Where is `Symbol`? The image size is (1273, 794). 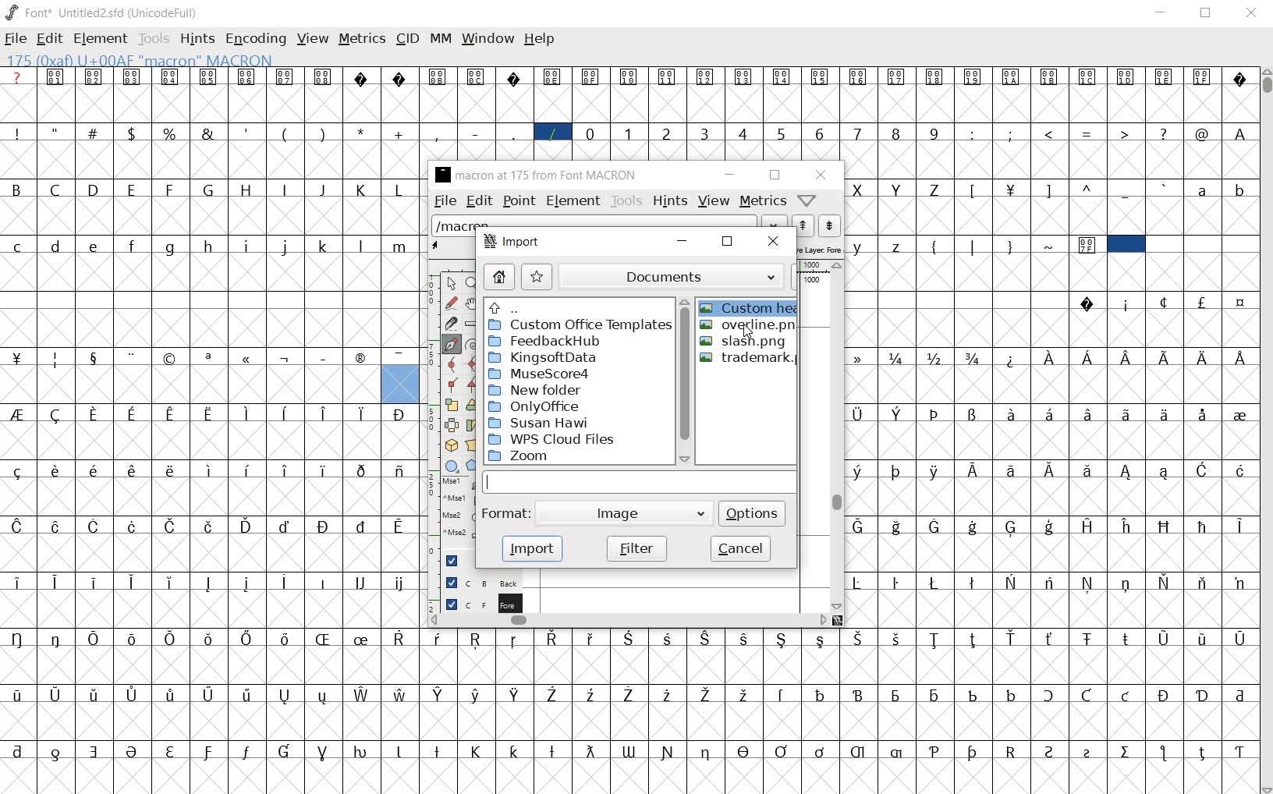 Symbol is located at coordinates (16, 695).